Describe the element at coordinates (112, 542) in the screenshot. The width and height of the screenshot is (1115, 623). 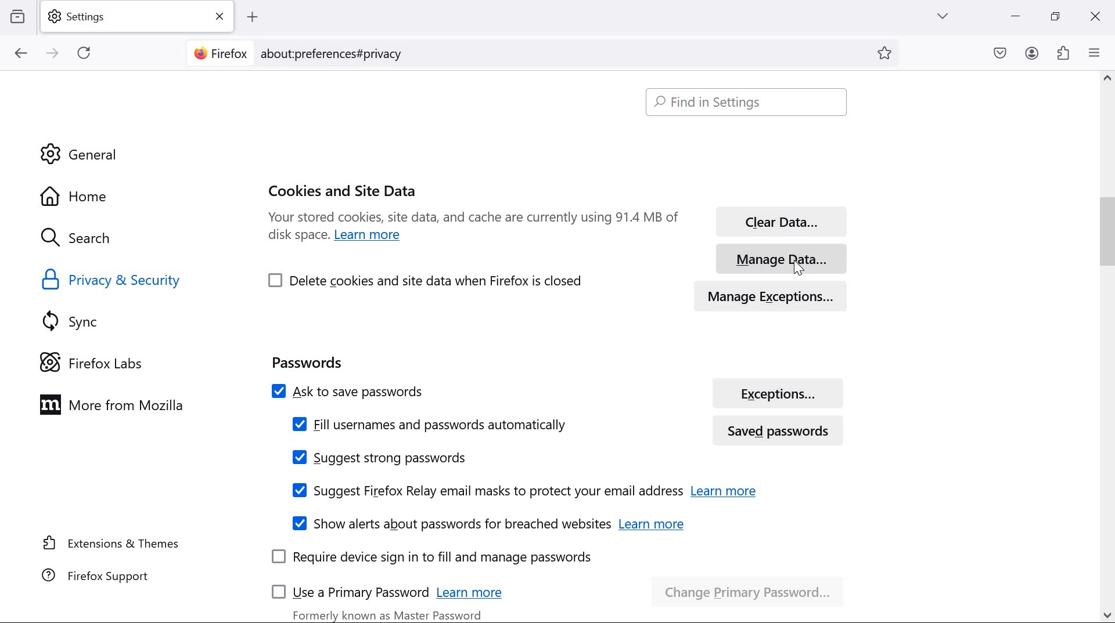
I see `extensions & themes` at that location.